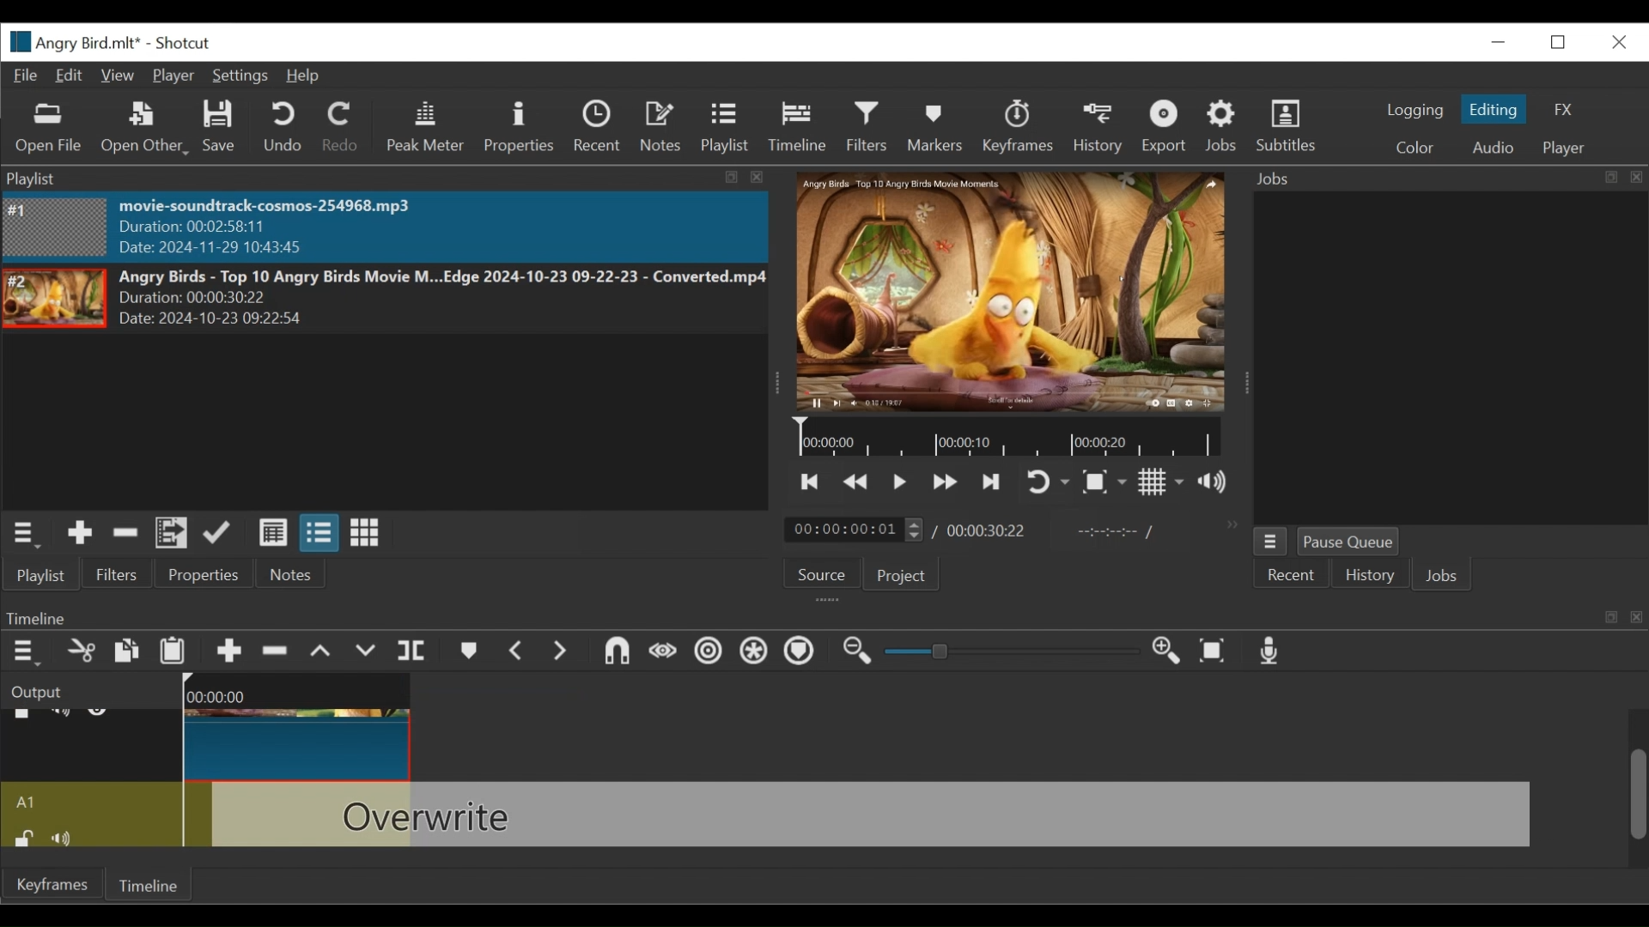 The height and width of the screenshot is (927, 1649). Describe the element at coordinates (1565, 112) in the screenshot. I see `FX` at that location.